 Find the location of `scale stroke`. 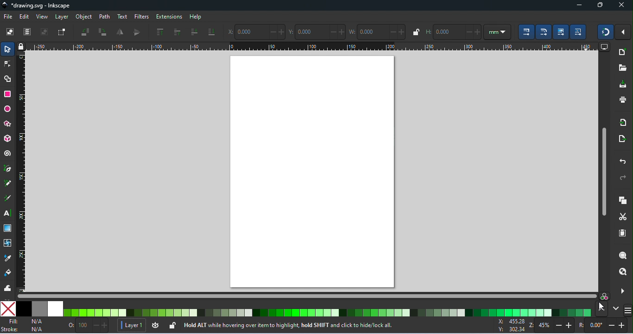

scale stroke is located at coordinates (525, 32).